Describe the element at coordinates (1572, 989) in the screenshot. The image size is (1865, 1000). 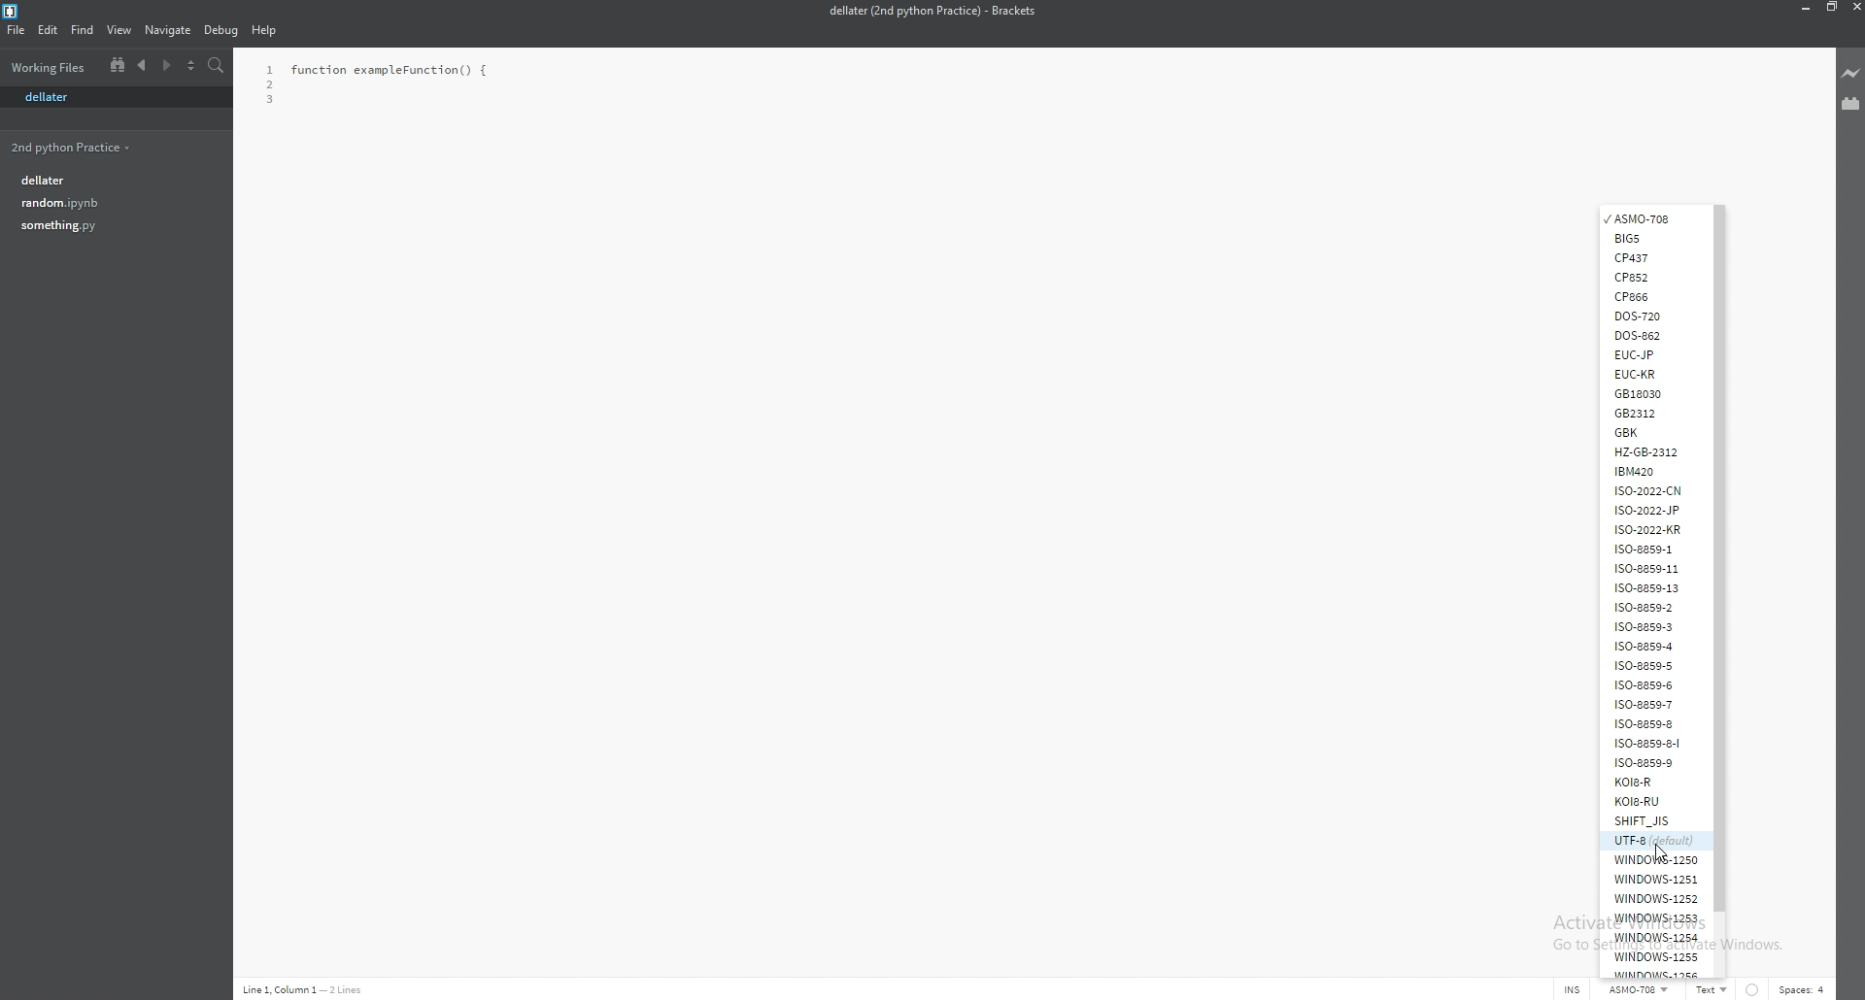
I see `INS` at that location.